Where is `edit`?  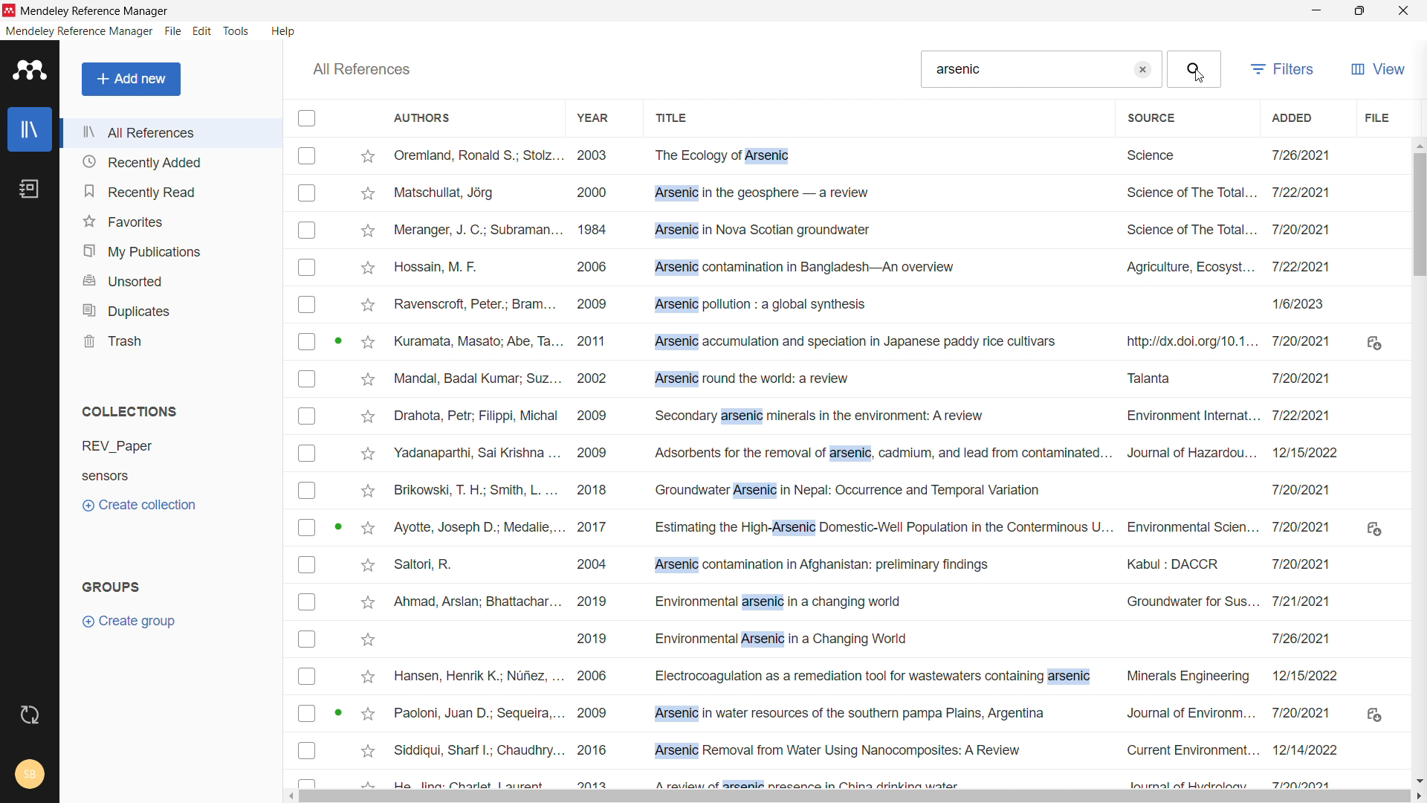 edit is located at coordinates (203, 30).